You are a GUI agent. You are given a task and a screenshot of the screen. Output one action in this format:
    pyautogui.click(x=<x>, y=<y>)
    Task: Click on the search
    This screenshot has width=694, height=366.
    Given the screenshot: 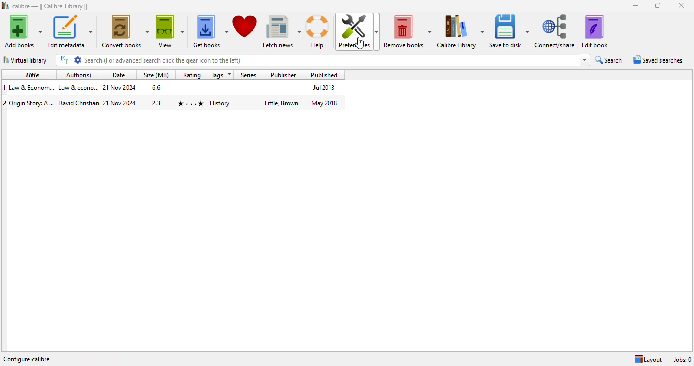 What is the action you would take?
    pyautogui.click(x=609, y=59)
    